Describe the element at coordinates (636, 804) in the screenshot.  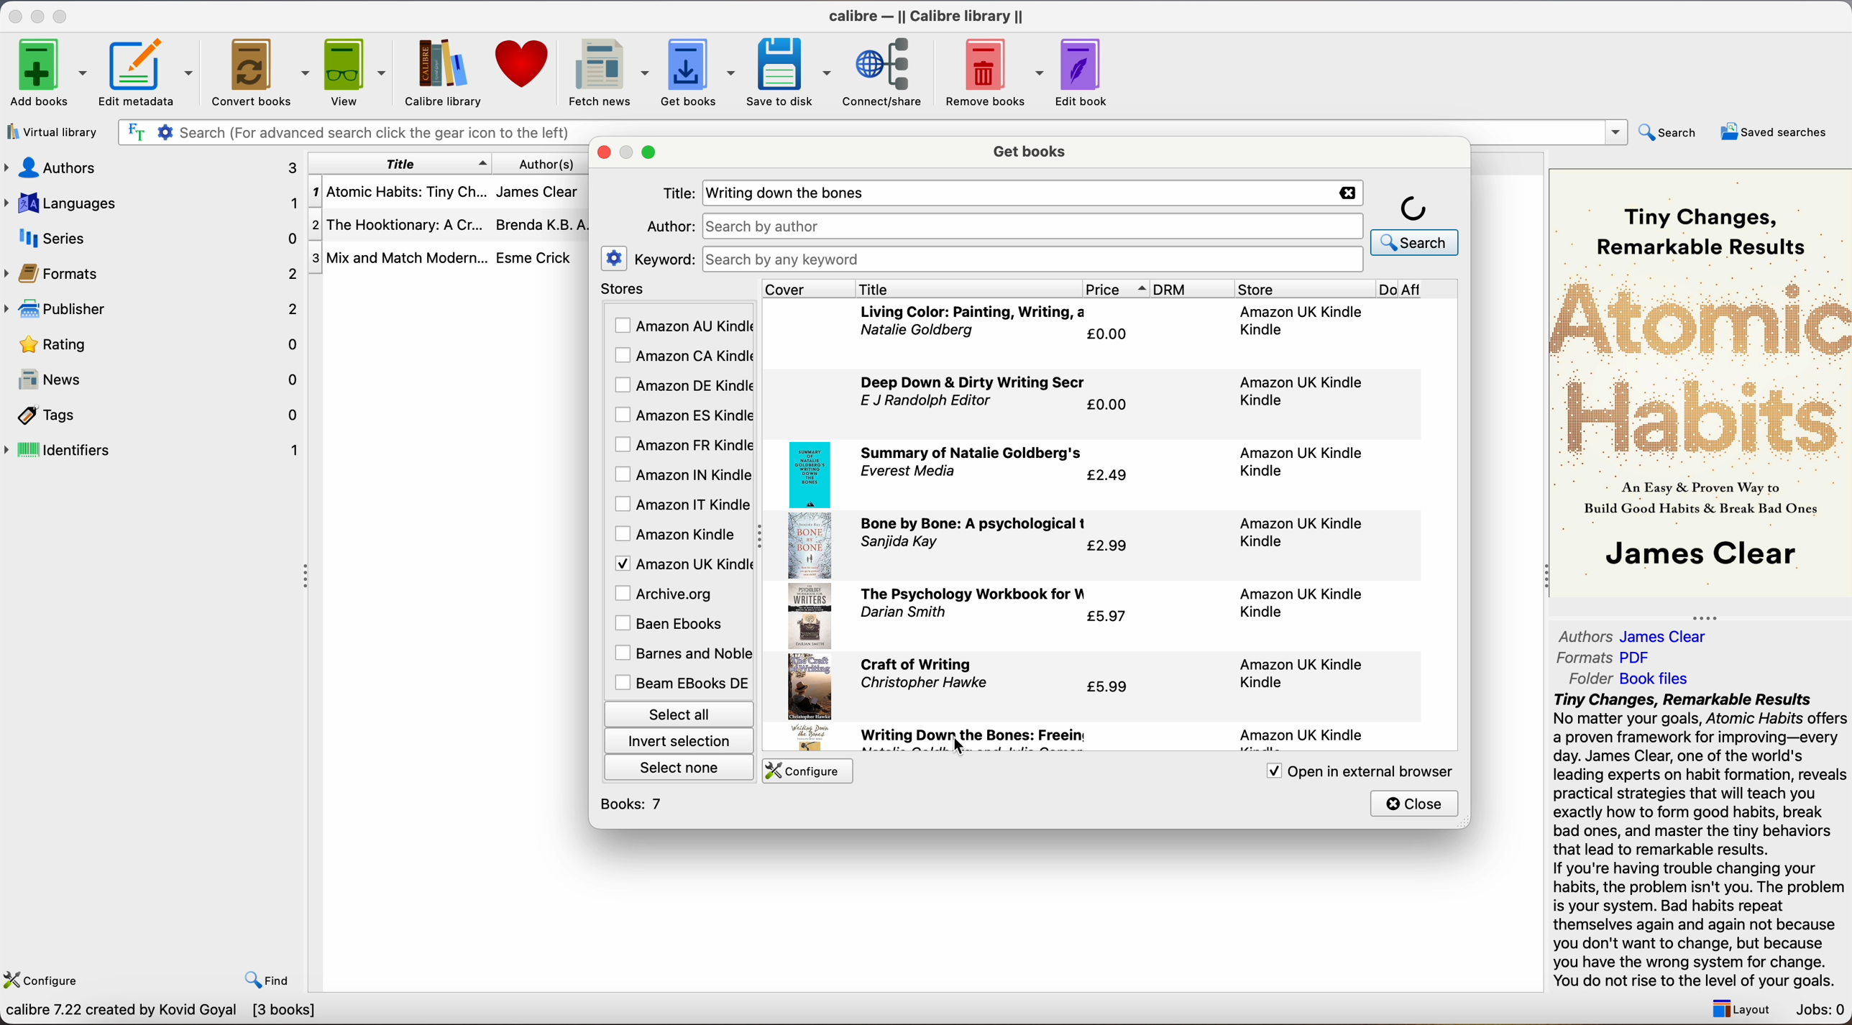
I see `books: 0` at that location.